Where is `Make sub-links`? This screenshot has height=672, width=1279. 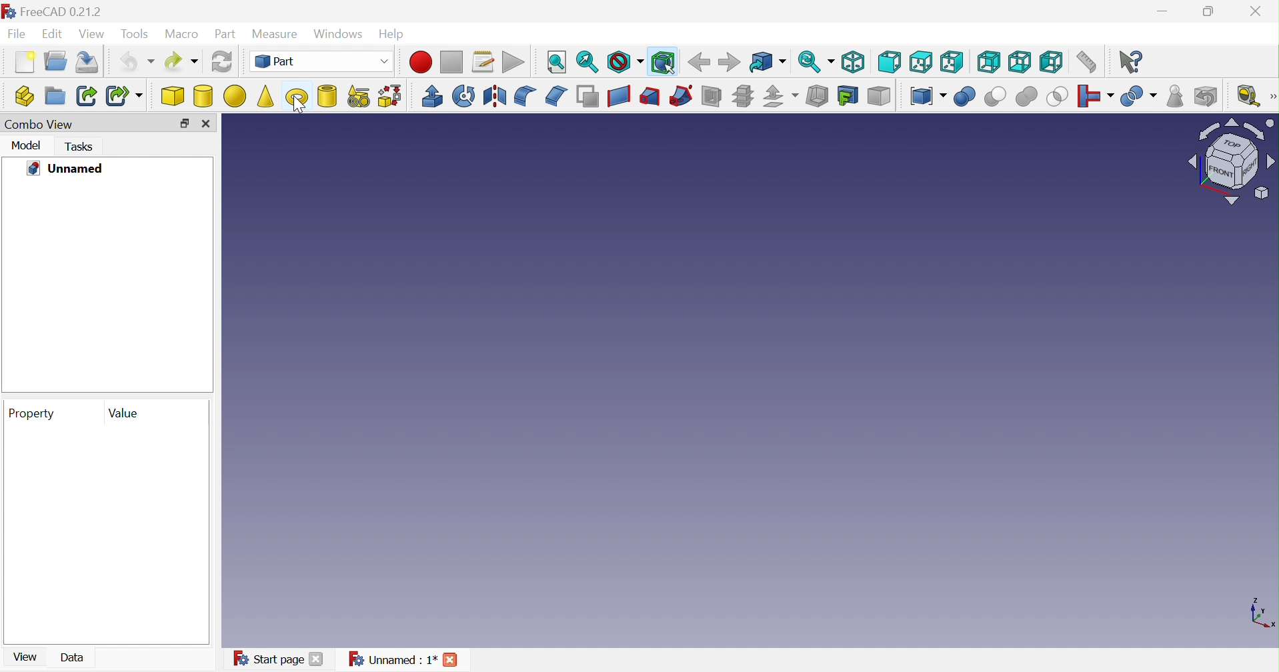
Make sub-links is located at coordinates (123, 95).